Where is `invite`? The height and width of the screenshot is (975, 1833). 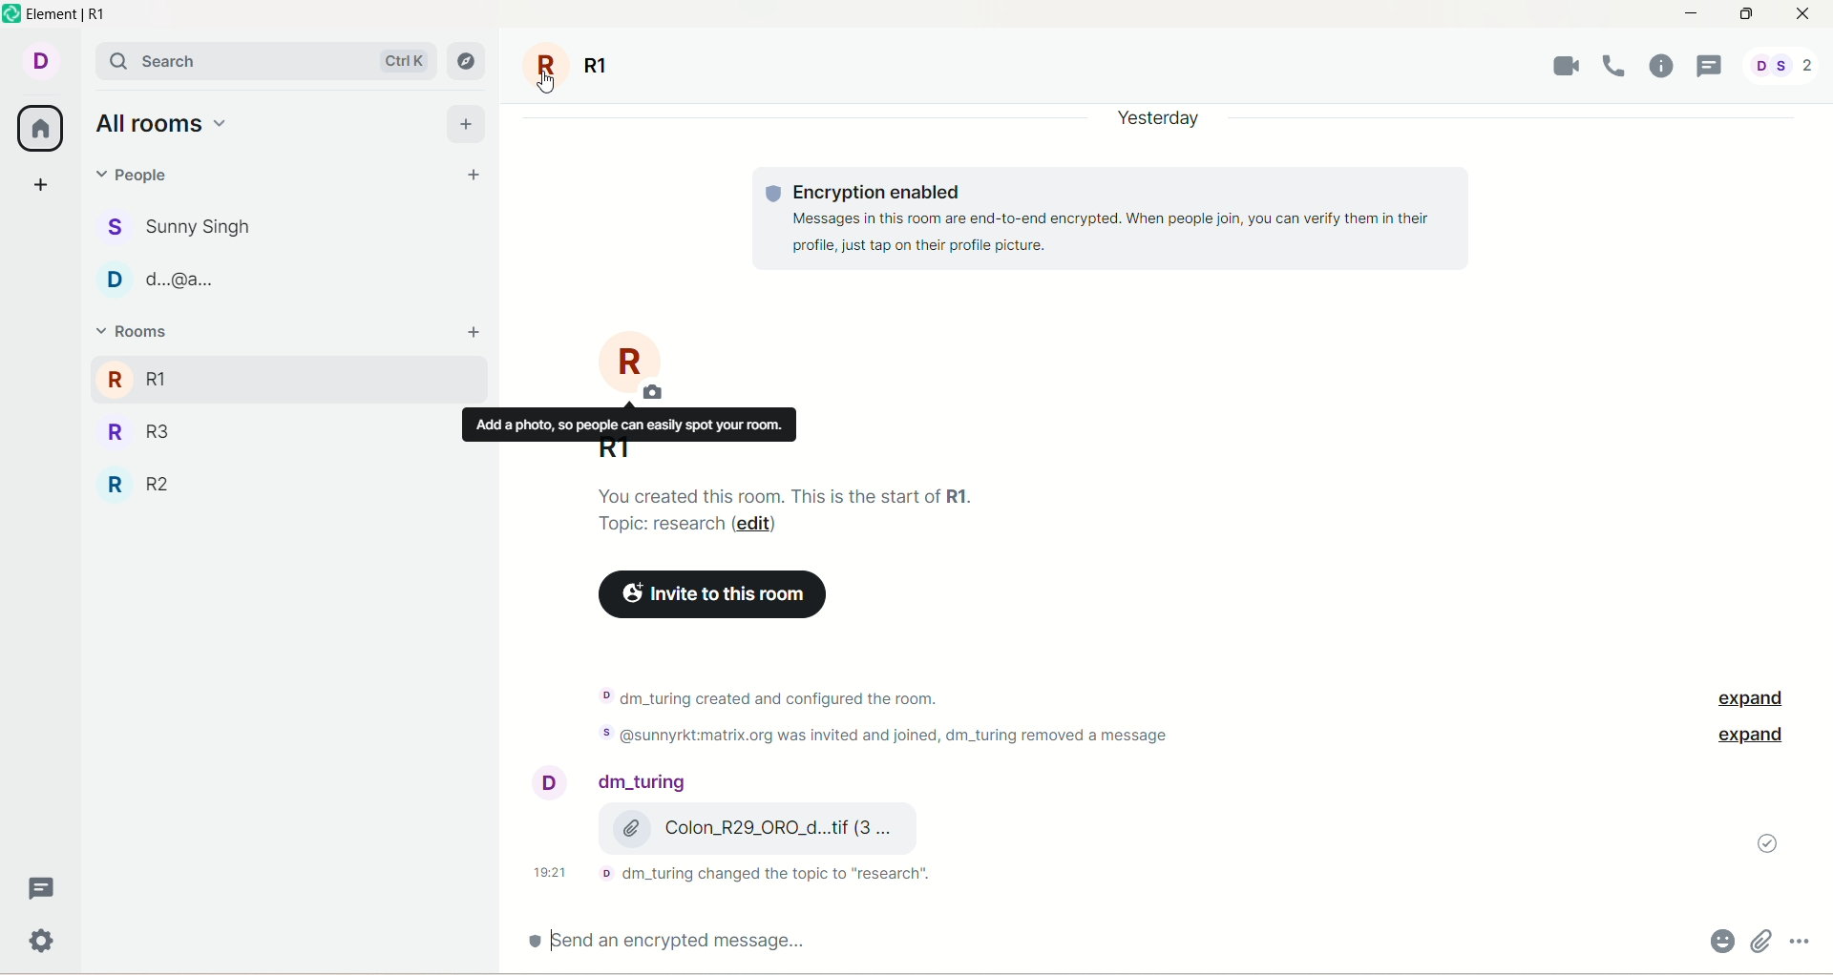
invite is located at coordinates (720, 598).